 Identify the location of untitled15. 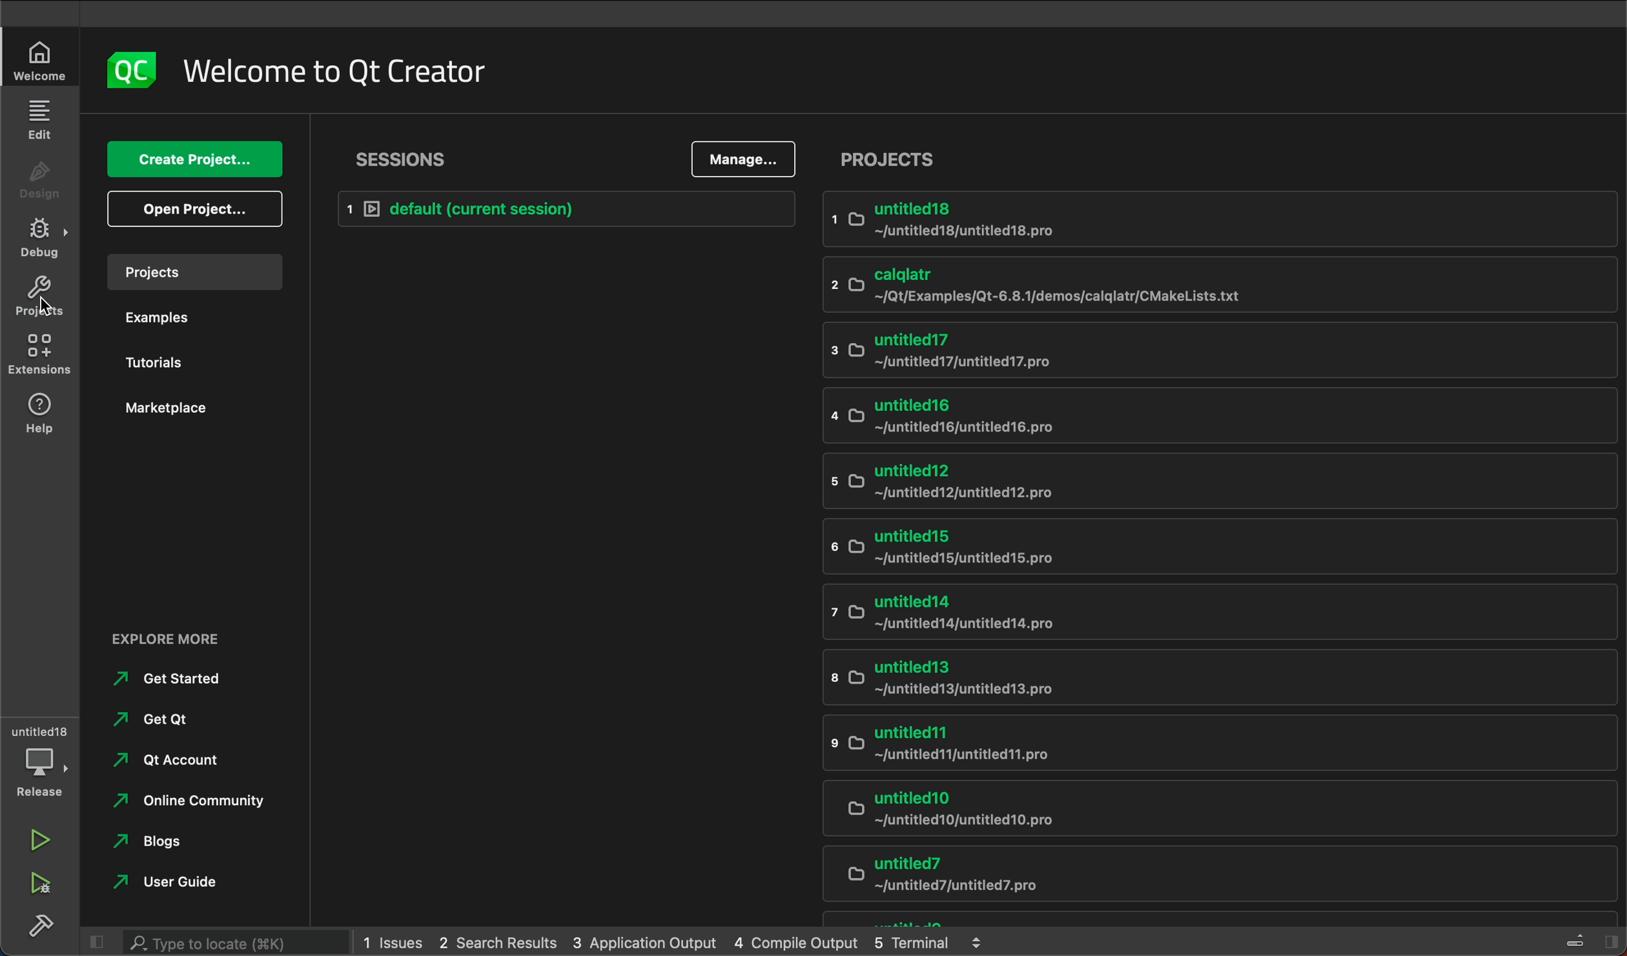
(1199, 548).